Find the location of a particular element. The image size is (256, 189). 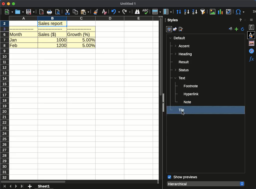

UNTITLED 1 is located at coordinates (128, 4).